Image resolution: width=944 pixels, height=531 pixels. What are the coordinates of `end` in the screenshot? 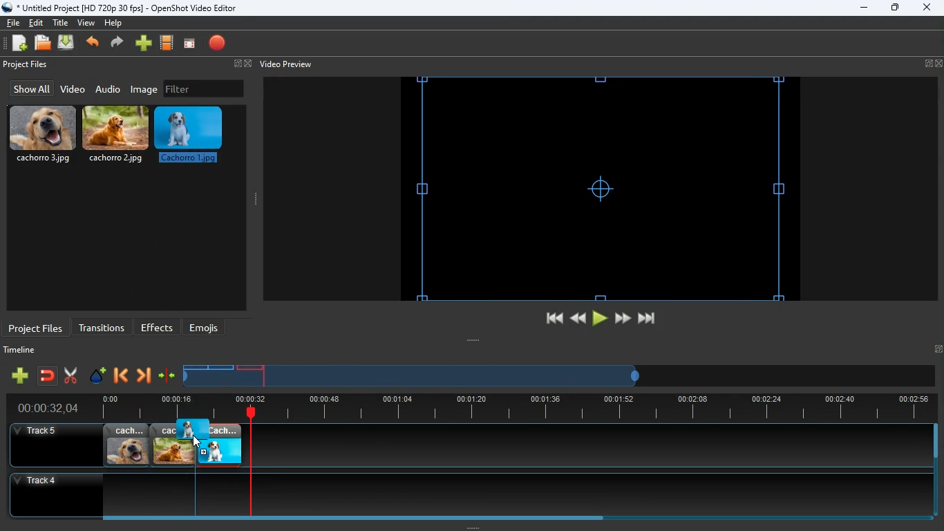 It's located at (648, 321).